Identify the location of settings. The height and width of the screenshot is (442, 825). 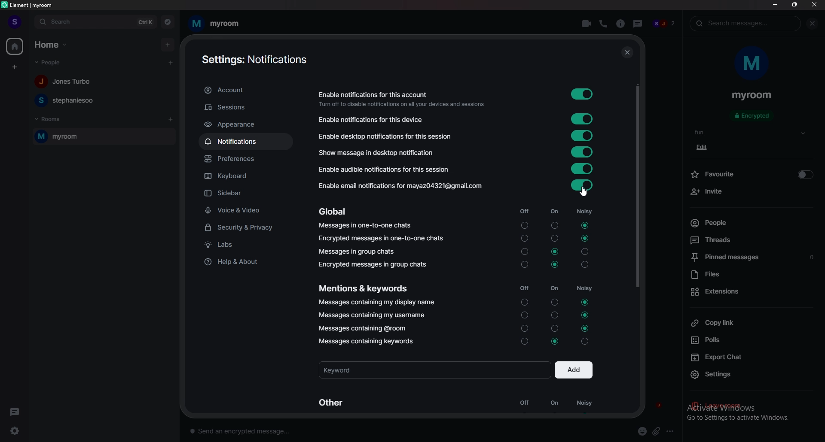
(18, 430).